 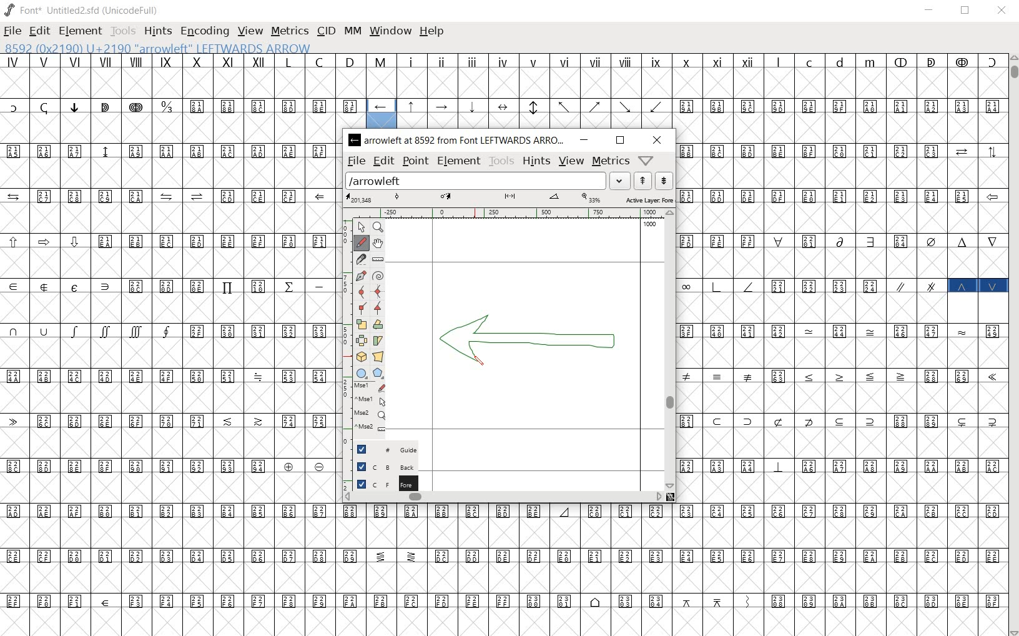 I want to click on pencil tool, so click(x=483, y=365).